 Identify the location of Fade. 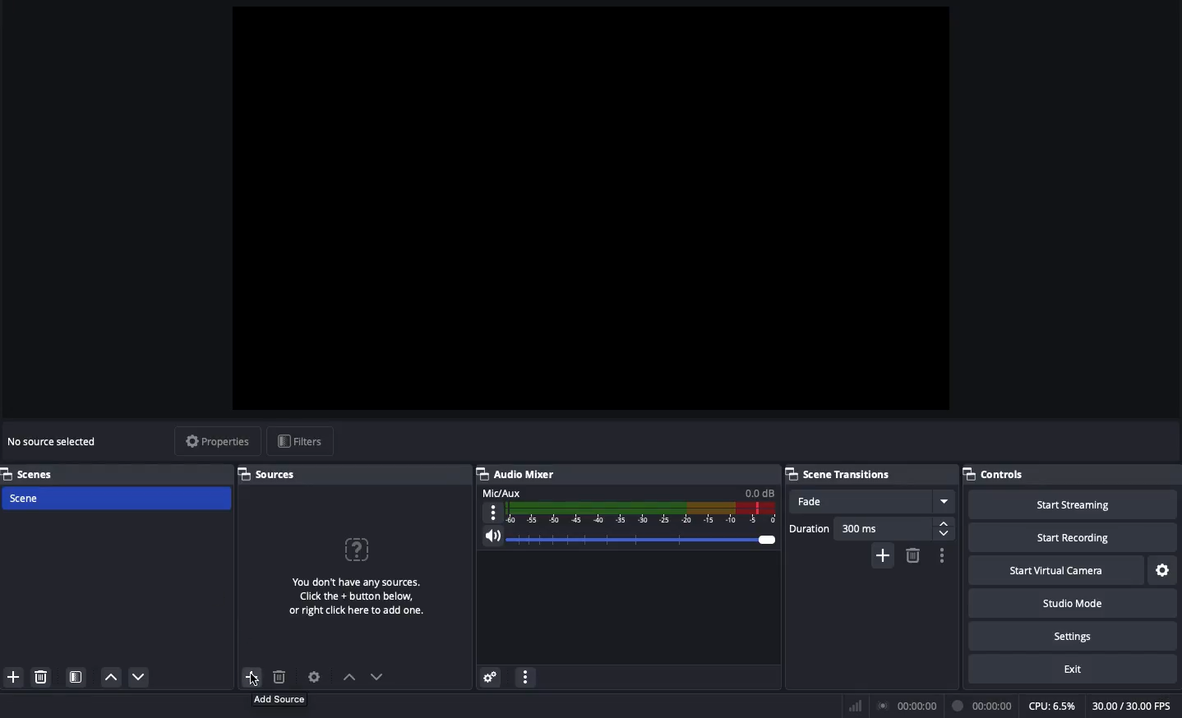
(873, 500).